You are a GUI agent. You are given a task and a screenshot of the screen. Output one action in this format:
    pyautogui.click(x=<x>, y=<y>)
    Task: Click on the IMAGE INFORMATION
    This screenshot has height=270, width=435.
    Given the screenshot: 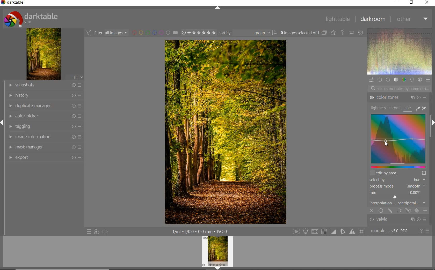 What is the action you would take?
    pyautogui.click(x=46, y=137)
    